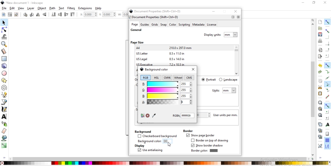 The image size is (331, 166). Describe the element at coordinates (198, 25) in the screenshot. I see `metadata` at that location.